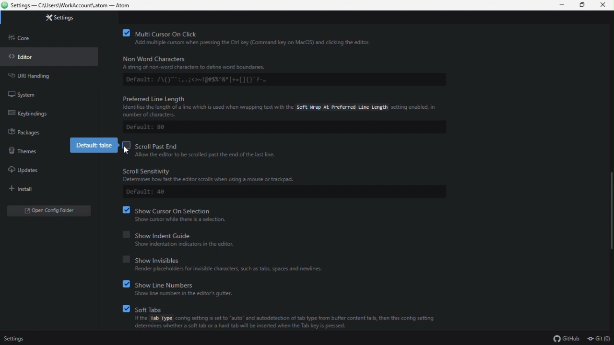 The image size is (614, 345). I want to click on updates, so click(28, 171).